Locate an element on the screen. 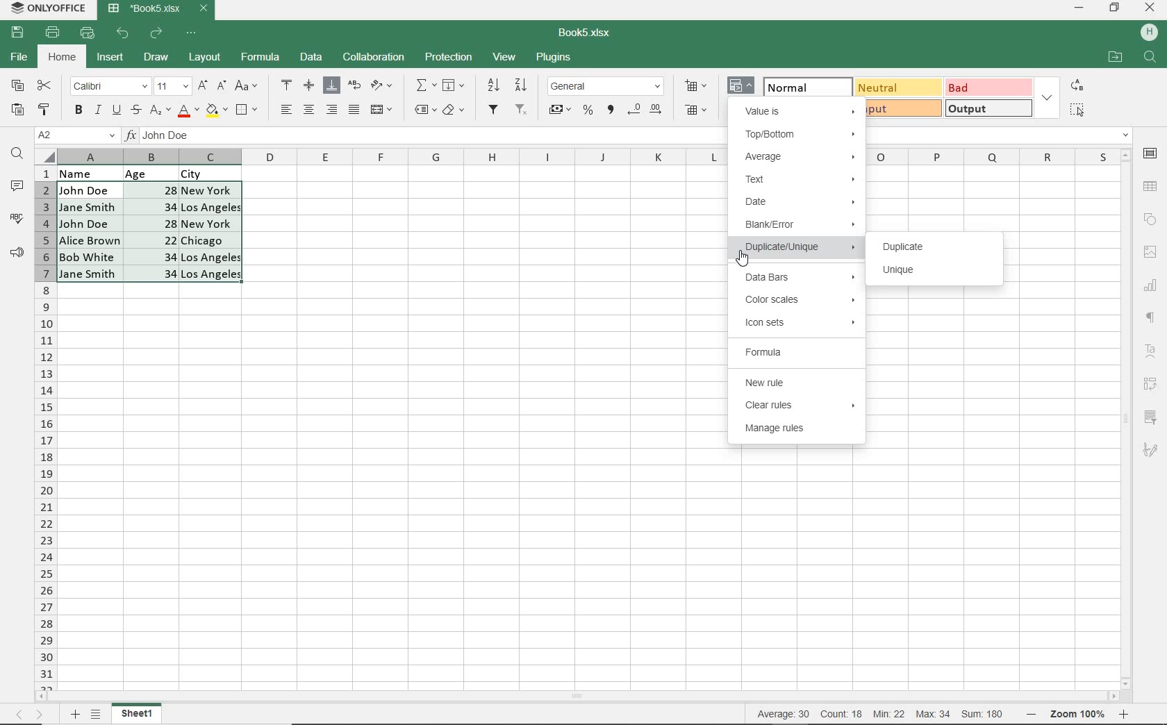  EXPAND is located at coordinates (1047, 97).